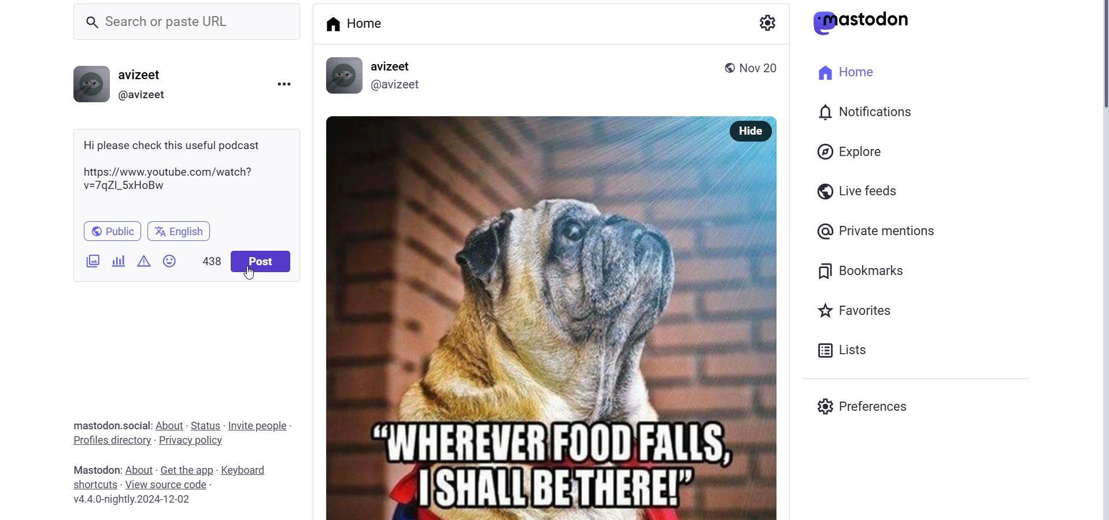 Image resolution: width=1109 pixels, height=520 pixels. Describe the element at coordinates (118, 260) in the screenshot. I see `add poll` at that location.